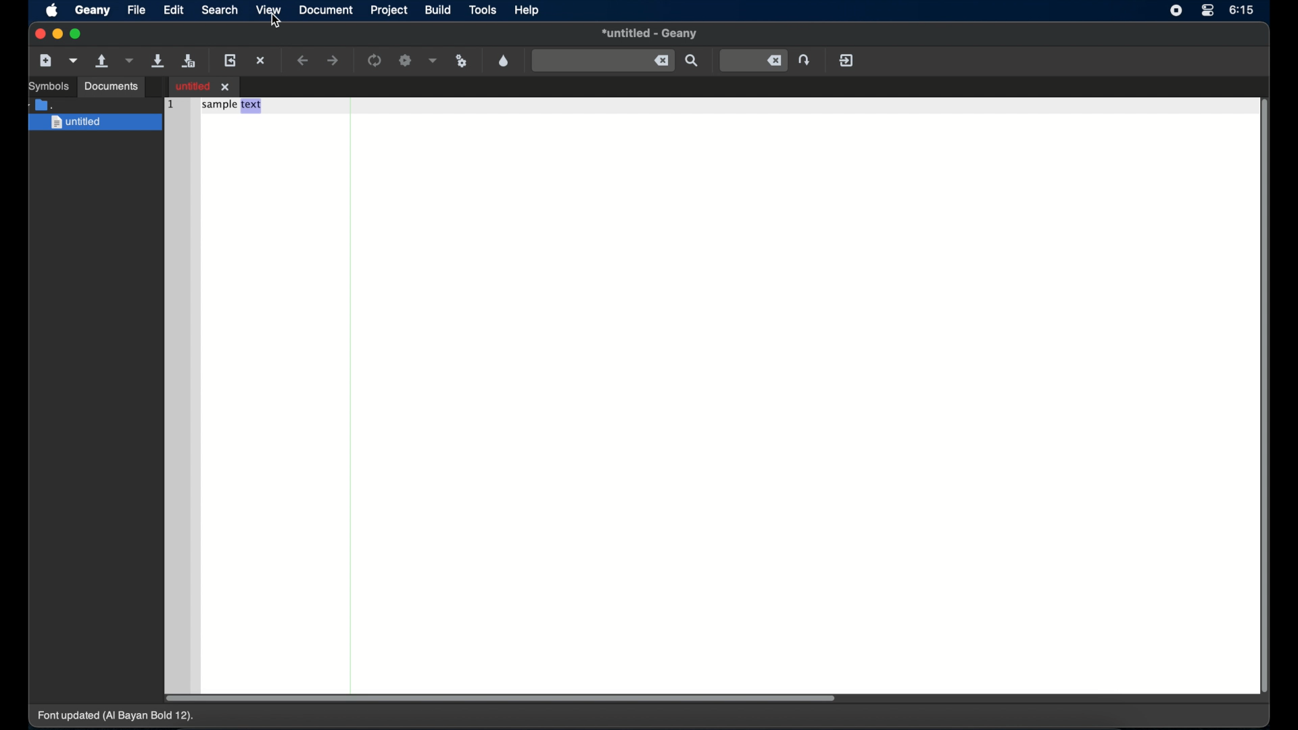 The width and height of the screenshot is (1298, 730). Describe the element at coordinates (47, 61) in the screenshot. I see `create a new file` at that location.